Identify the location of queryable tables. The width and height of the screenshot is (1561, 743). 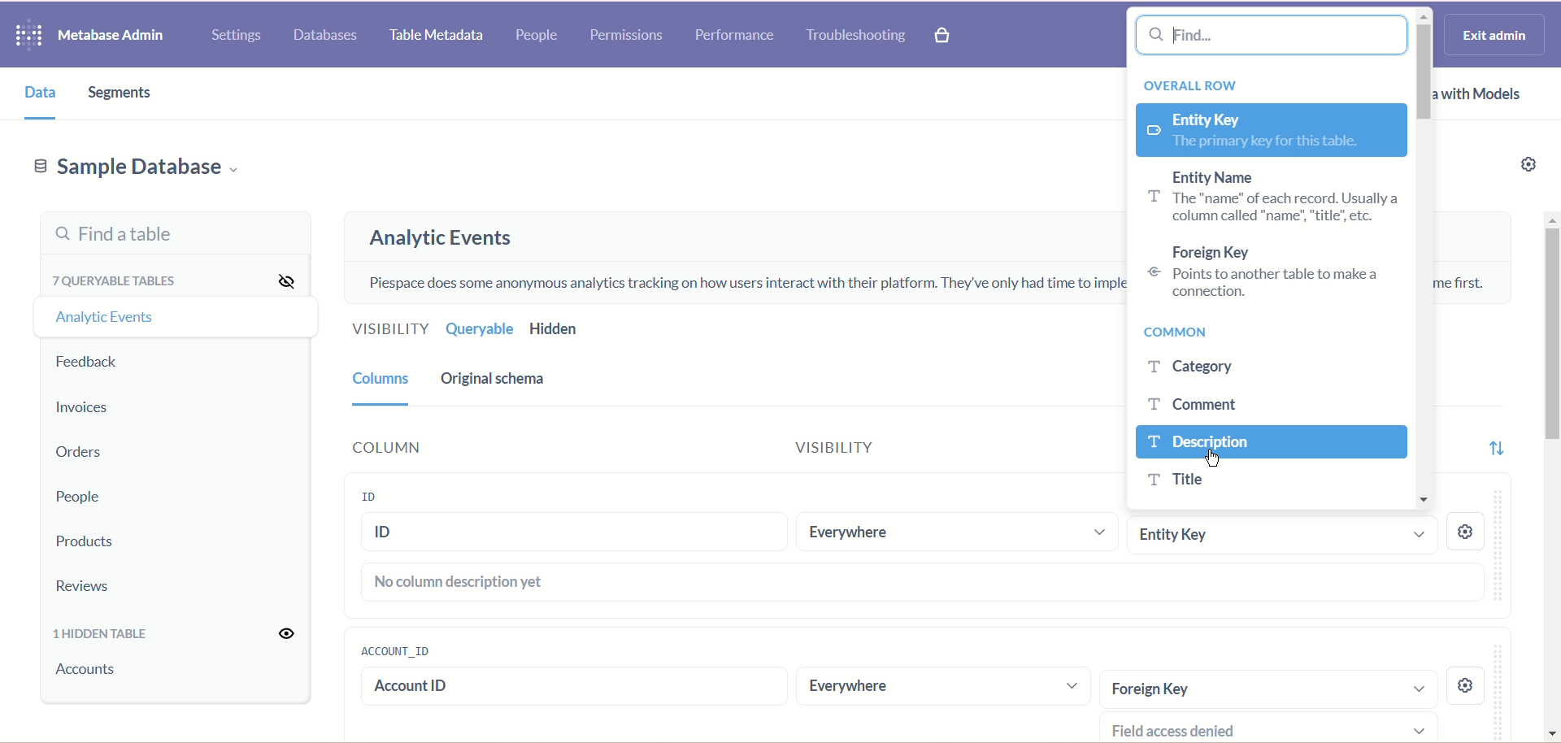
(120, 278).